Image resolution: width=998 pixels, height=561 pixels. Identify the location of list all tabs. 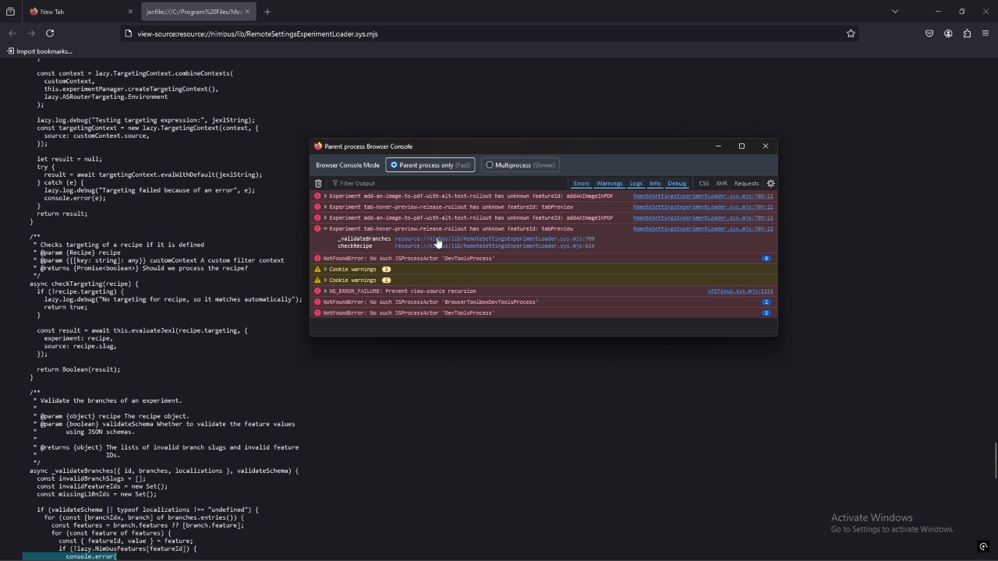
(897, 12).